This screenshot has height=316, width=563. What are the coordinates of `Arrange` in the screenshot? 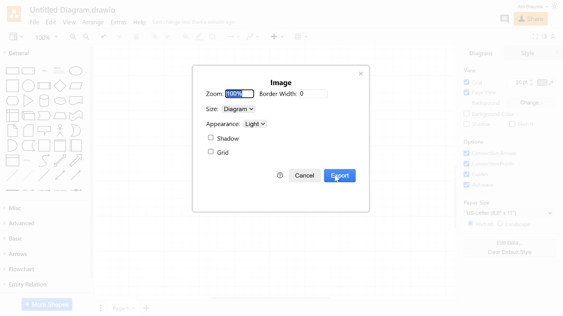 It's located at (94, 23).